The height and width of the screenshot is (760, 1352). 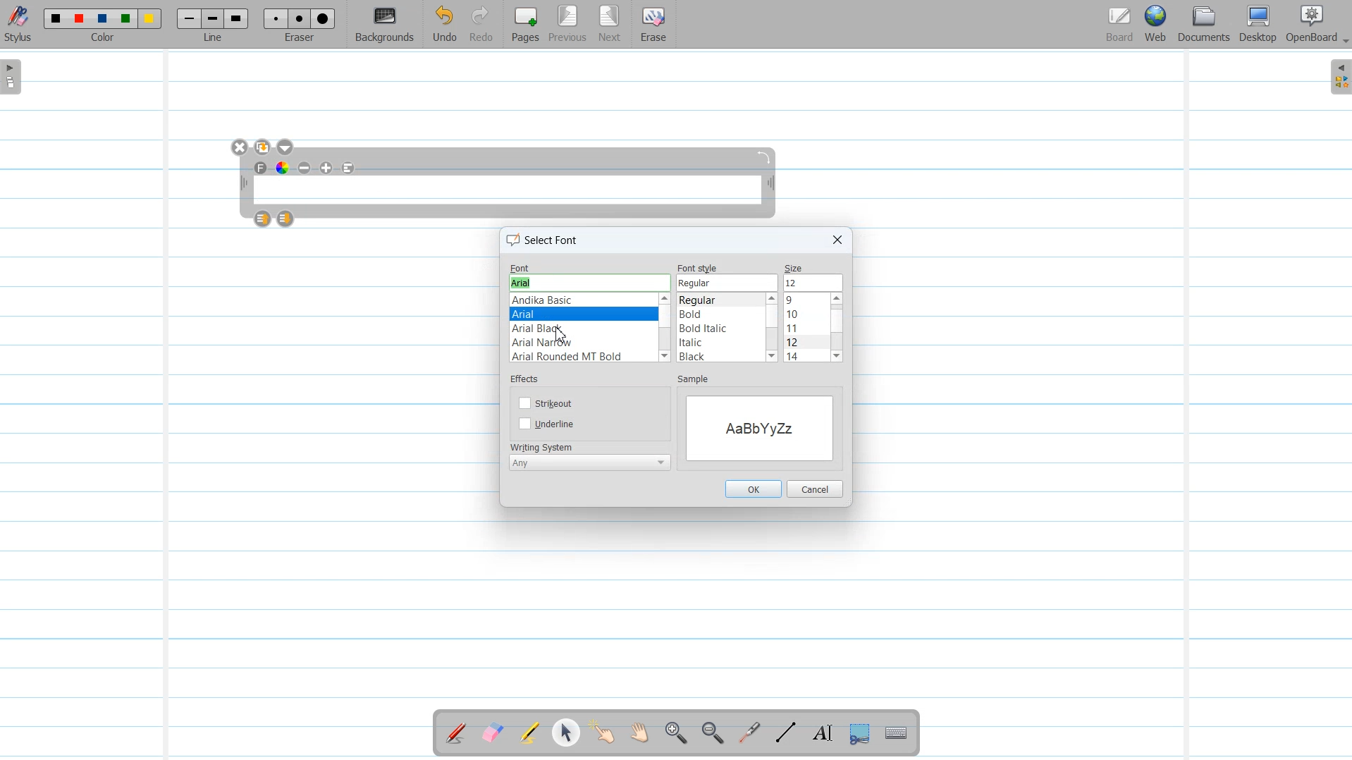 I want to click on Virtual Laser Pointer, so click(x=746, y=734).